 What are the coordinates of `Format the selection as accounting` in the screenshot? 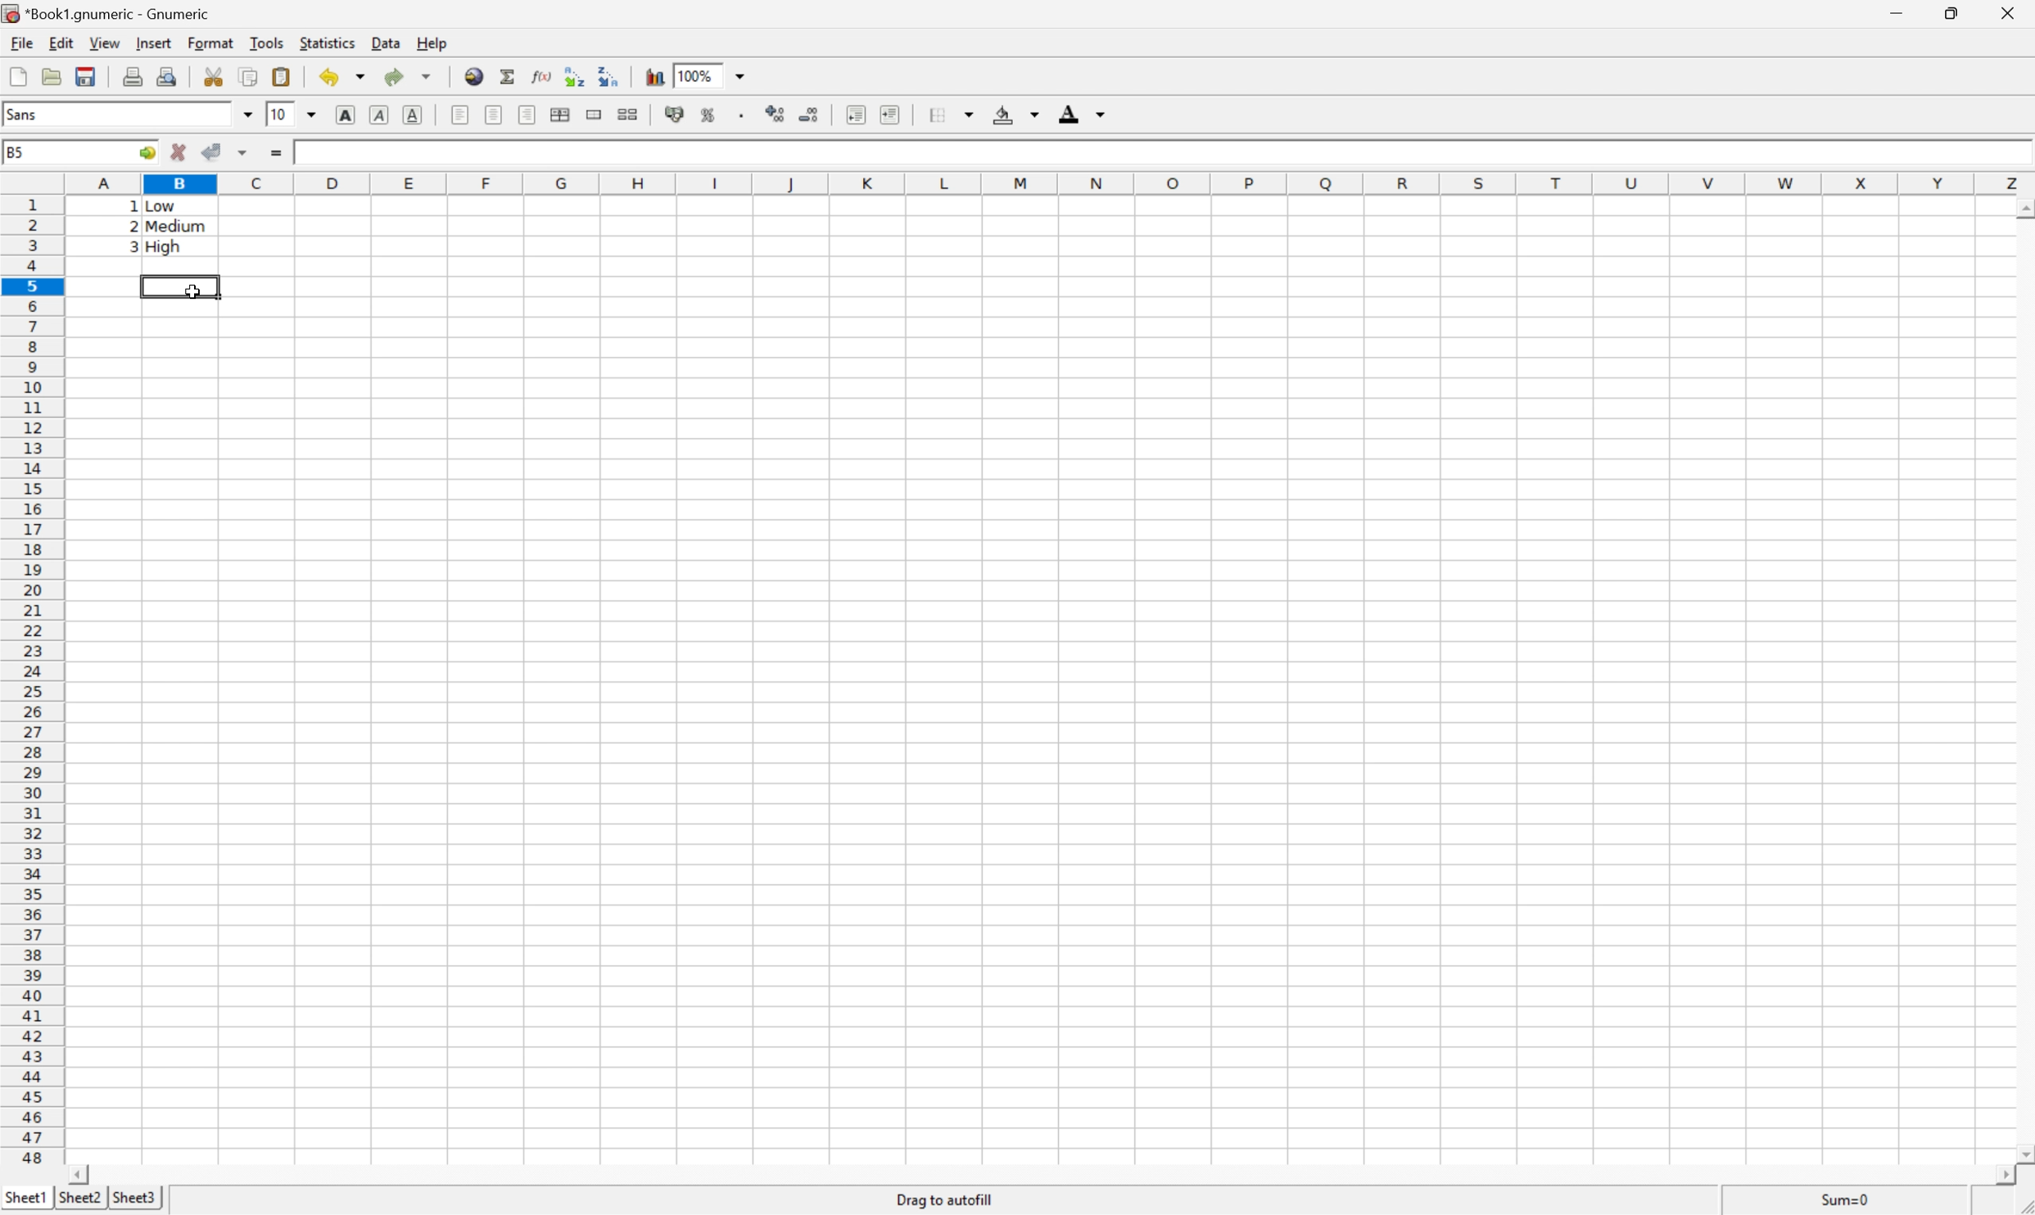 It's located at (673, 115).